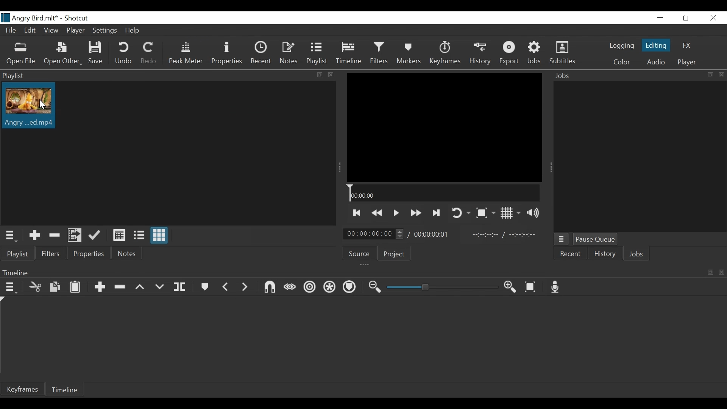 This screenshot has width=727, height=409. I want to click on Split Playhead, so click(179, 287).